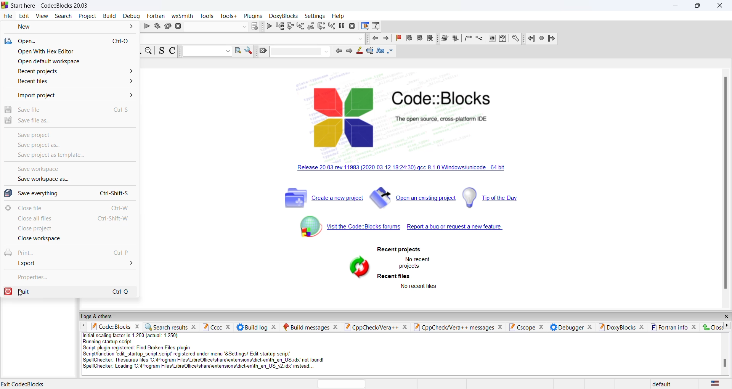  I want to click on open an existing project, so click(412, 197).